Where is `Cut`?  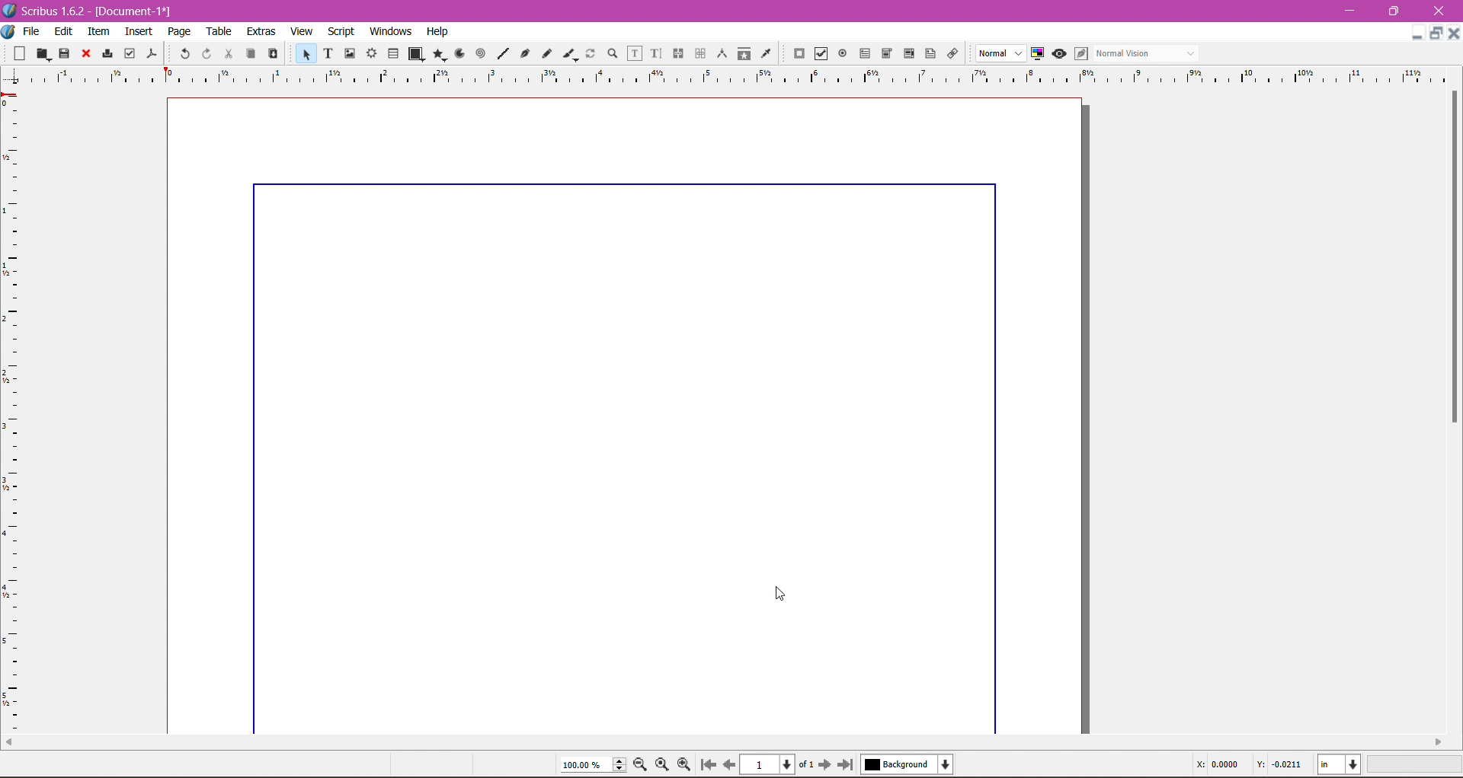 Cut is located at coordinates (228, 54).